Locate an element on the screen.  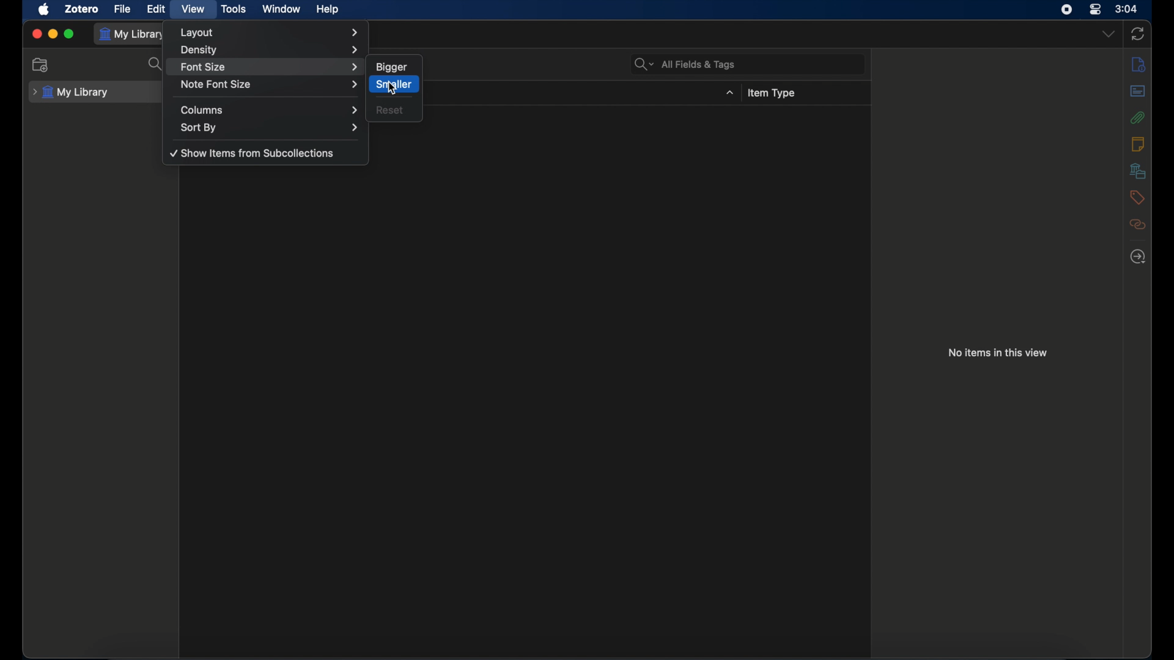
smaller is located at coordinates (395, 84).